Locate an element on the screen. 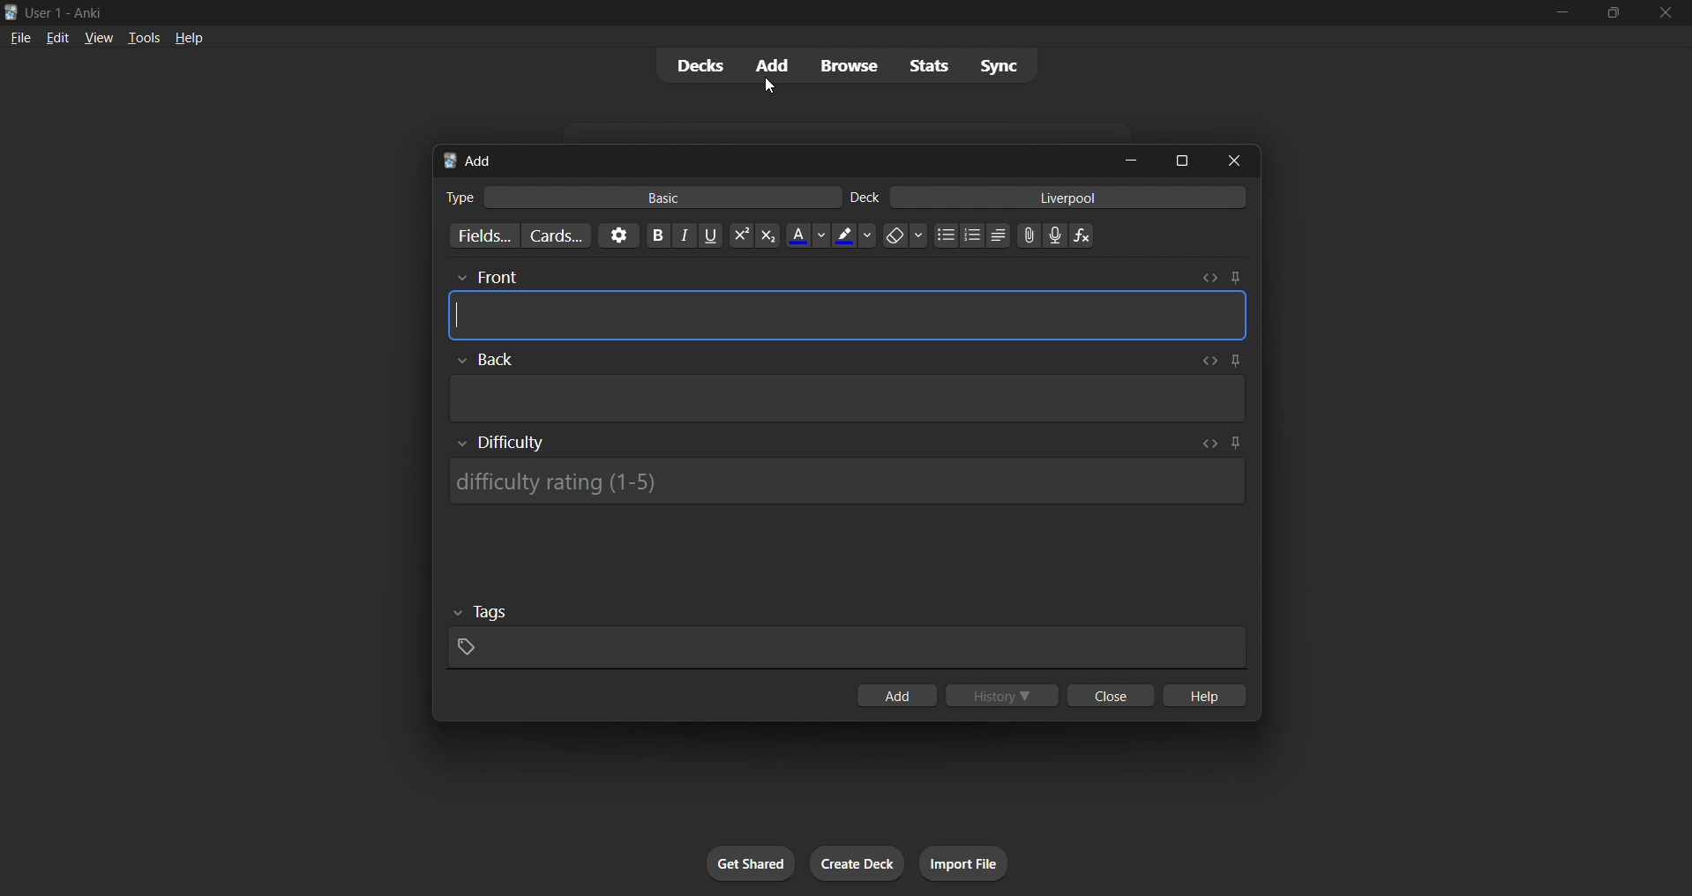 Image resolution: width=1692 pixels, height=896 pixels. stats is located at coordinates (932, 65).